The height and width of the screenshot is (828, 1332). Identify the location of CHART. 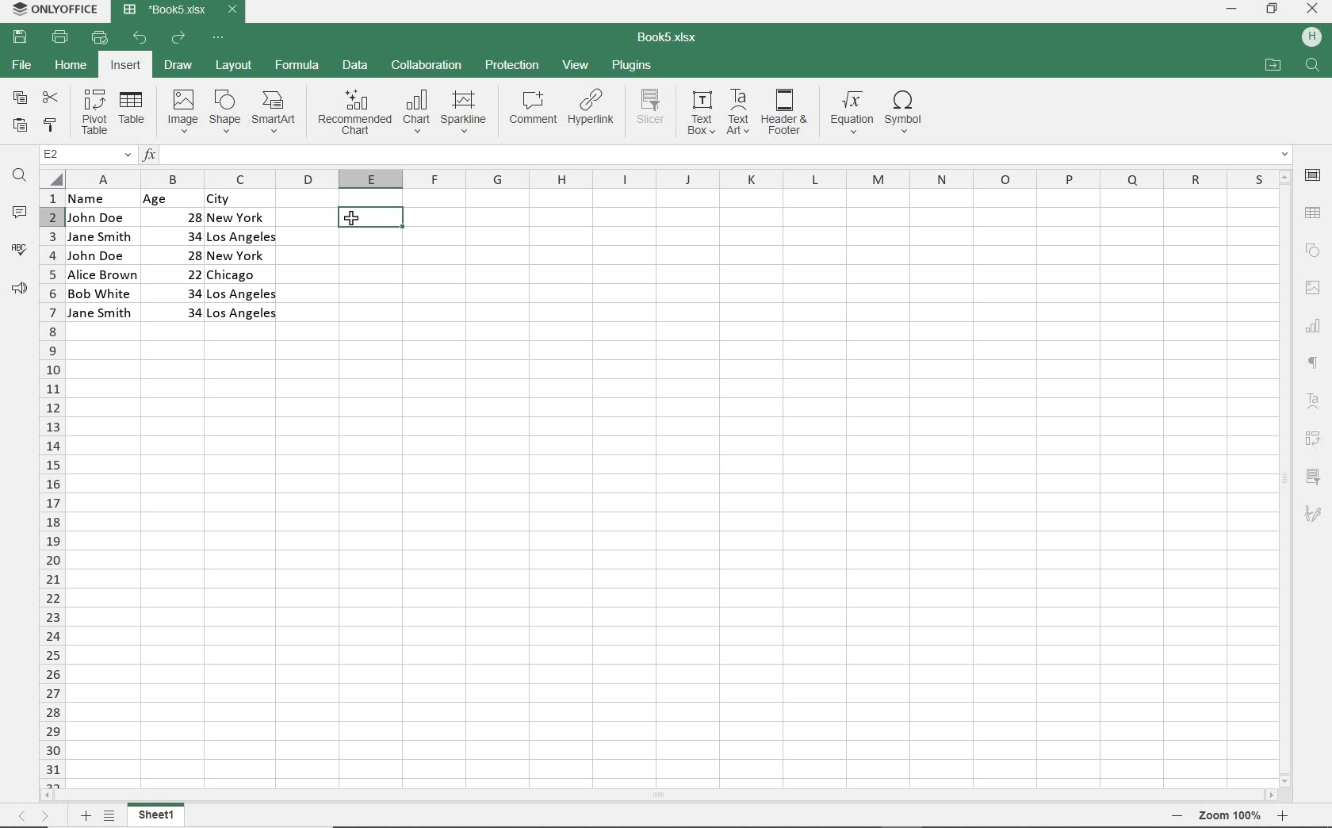
(415, 114).